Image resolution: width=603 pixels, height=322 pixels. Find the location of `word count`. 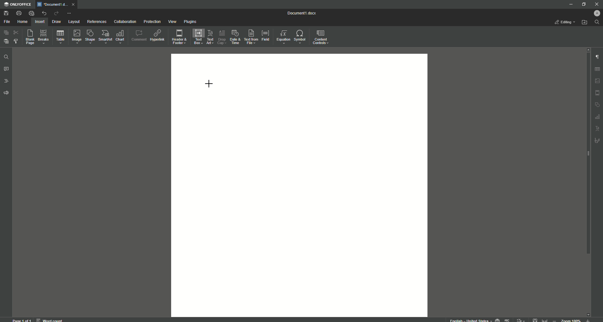

word count is located at coordinates (49, 319).